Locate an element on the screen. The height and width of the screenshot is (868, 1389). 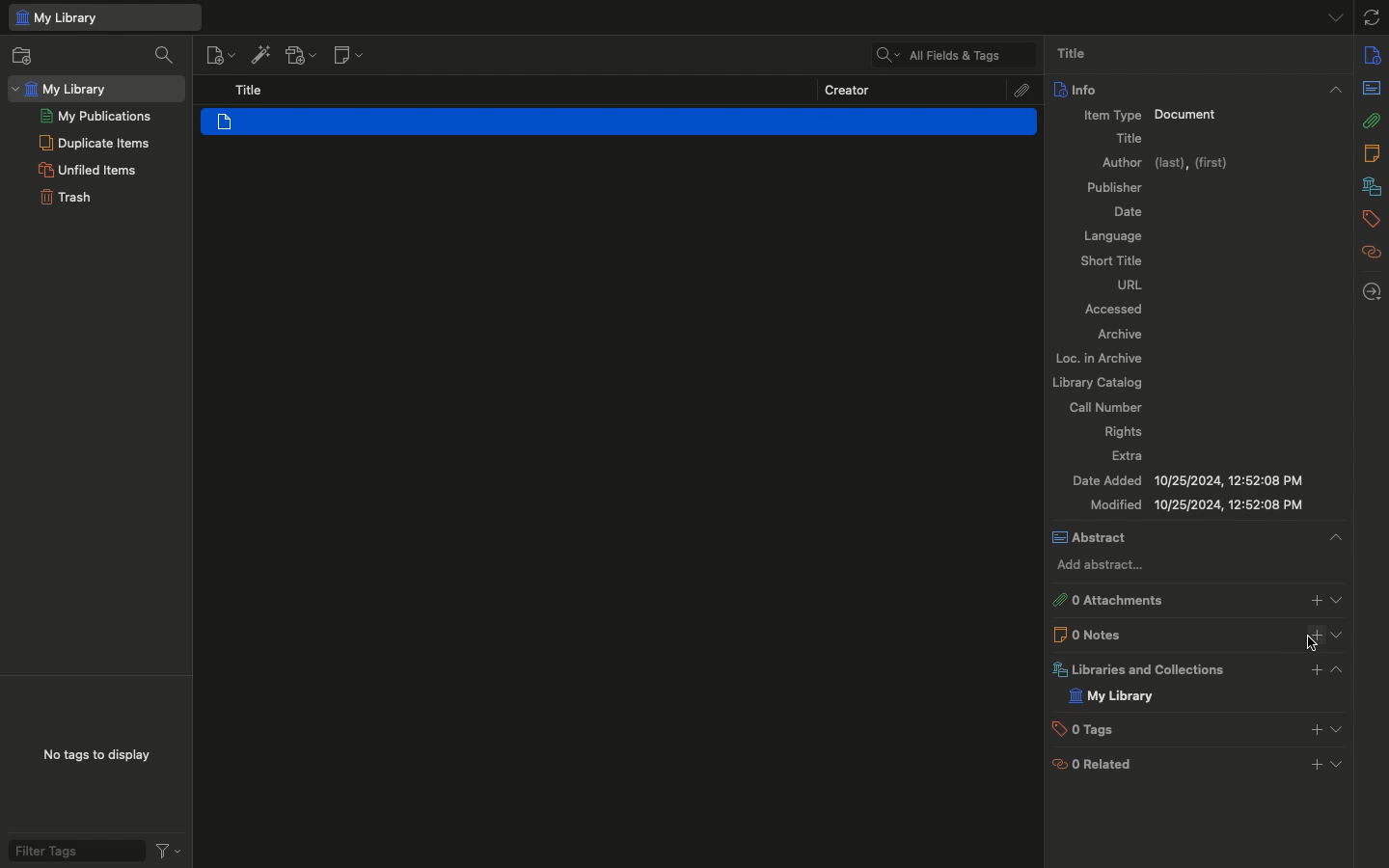
Author is located at coordinates (1170, 164).